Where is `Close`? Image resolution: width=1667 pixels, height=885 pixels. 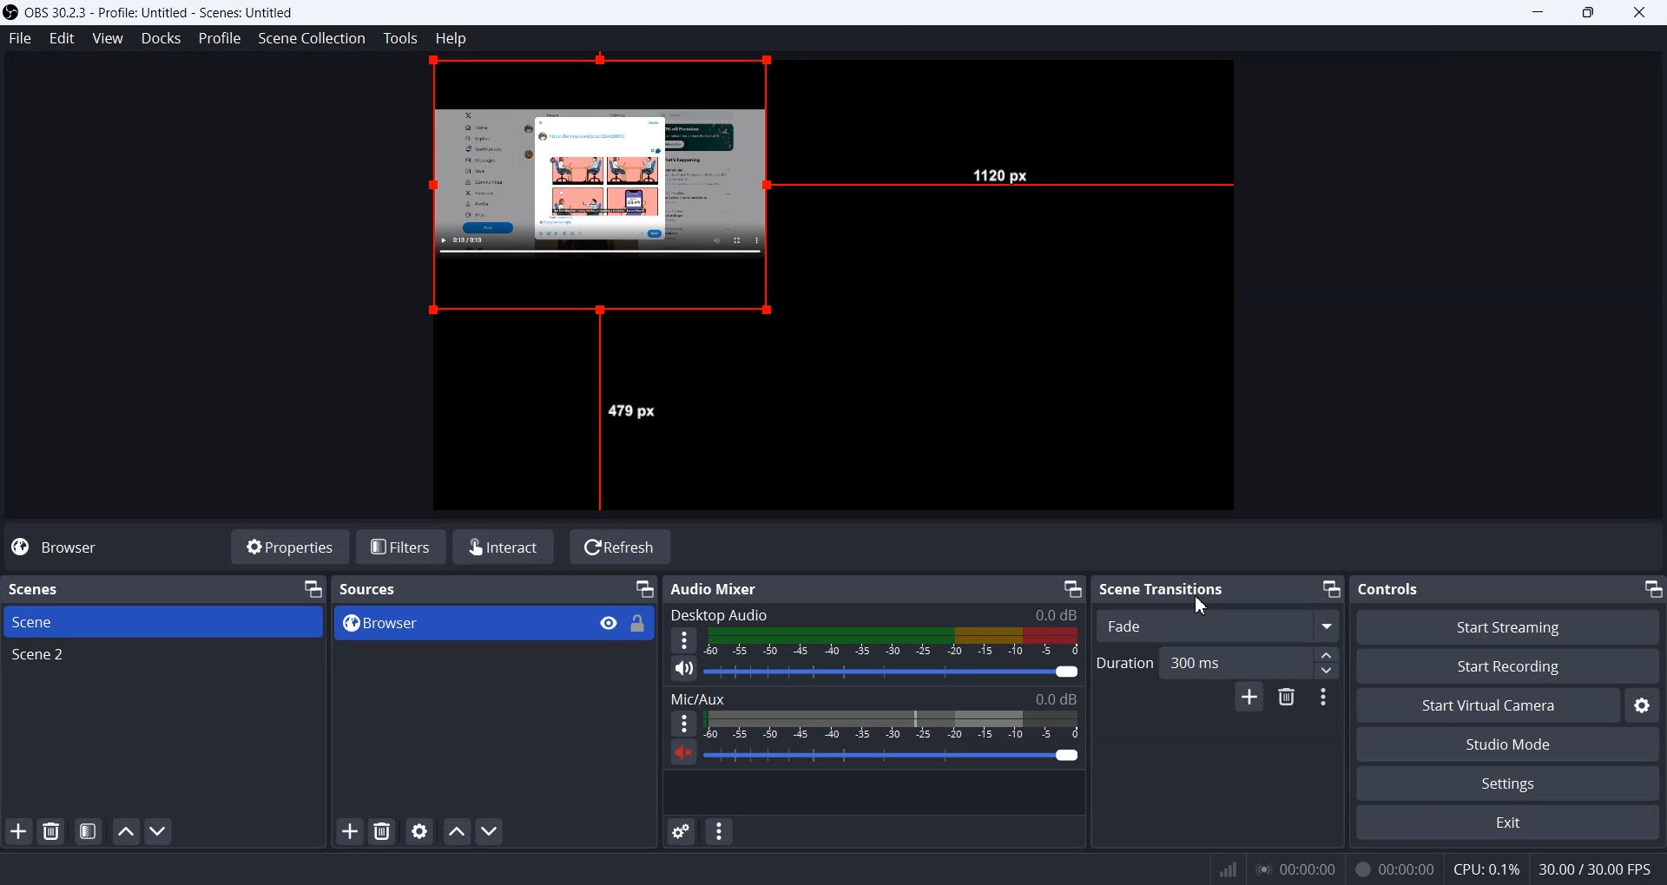
Close is located at coordinates (1643, 15).